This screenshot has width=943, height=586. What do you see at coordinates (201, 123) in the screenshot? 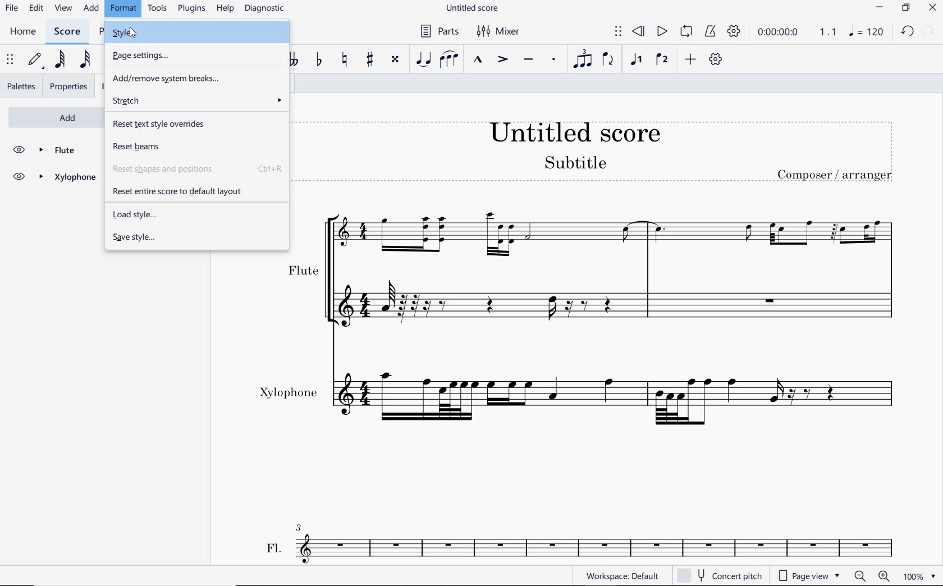
I see `reset text style overrides` at bounding box center [201, 123].